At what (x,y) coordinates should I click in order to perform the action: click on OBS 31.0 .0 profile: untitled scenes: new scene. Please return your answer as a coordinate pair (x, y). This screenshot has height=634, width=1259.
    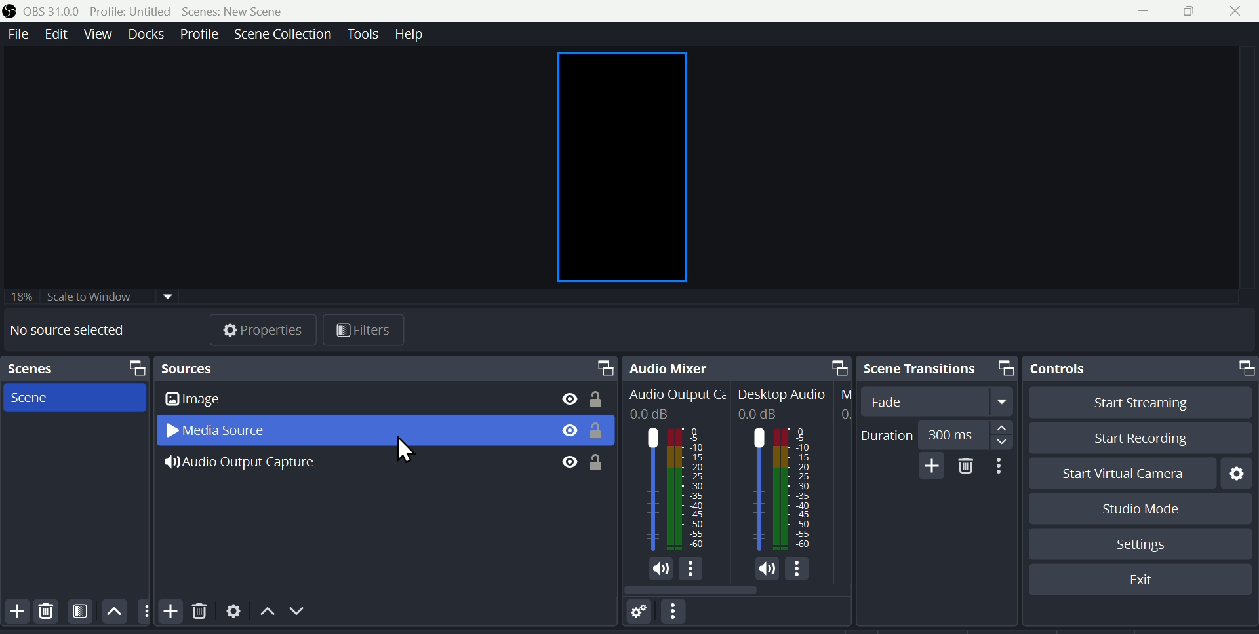
    Looking at the image, I should click on (157, 10).